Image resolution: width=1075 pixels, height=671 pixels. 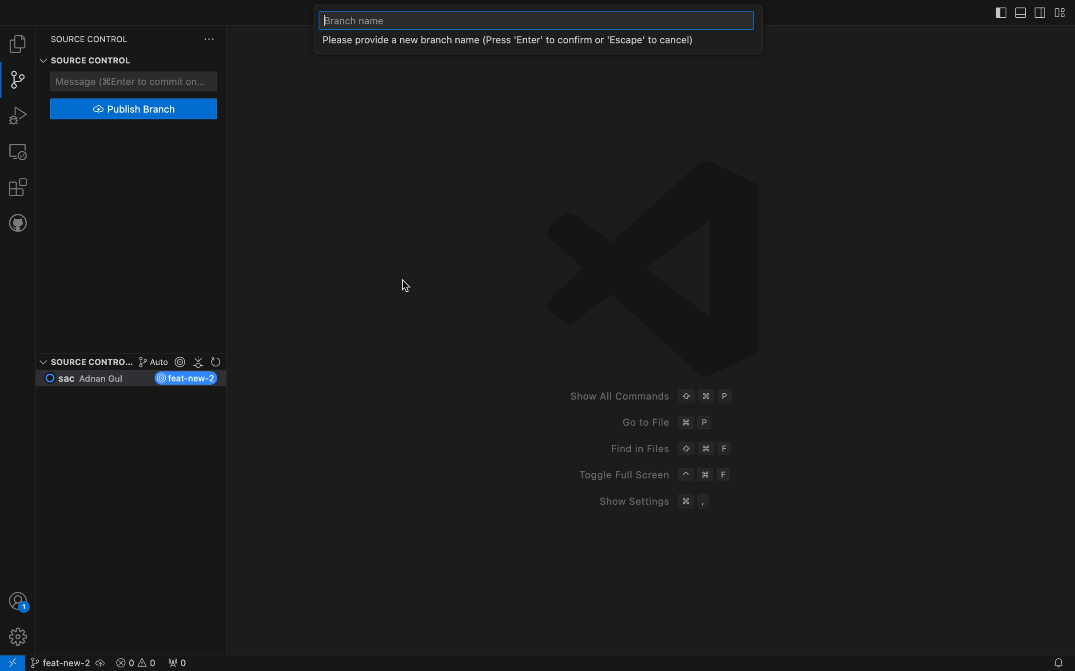 What do you see at coordinates (686, 449) in the screenshot?
I see `Up` at bounding box center [686, 449].